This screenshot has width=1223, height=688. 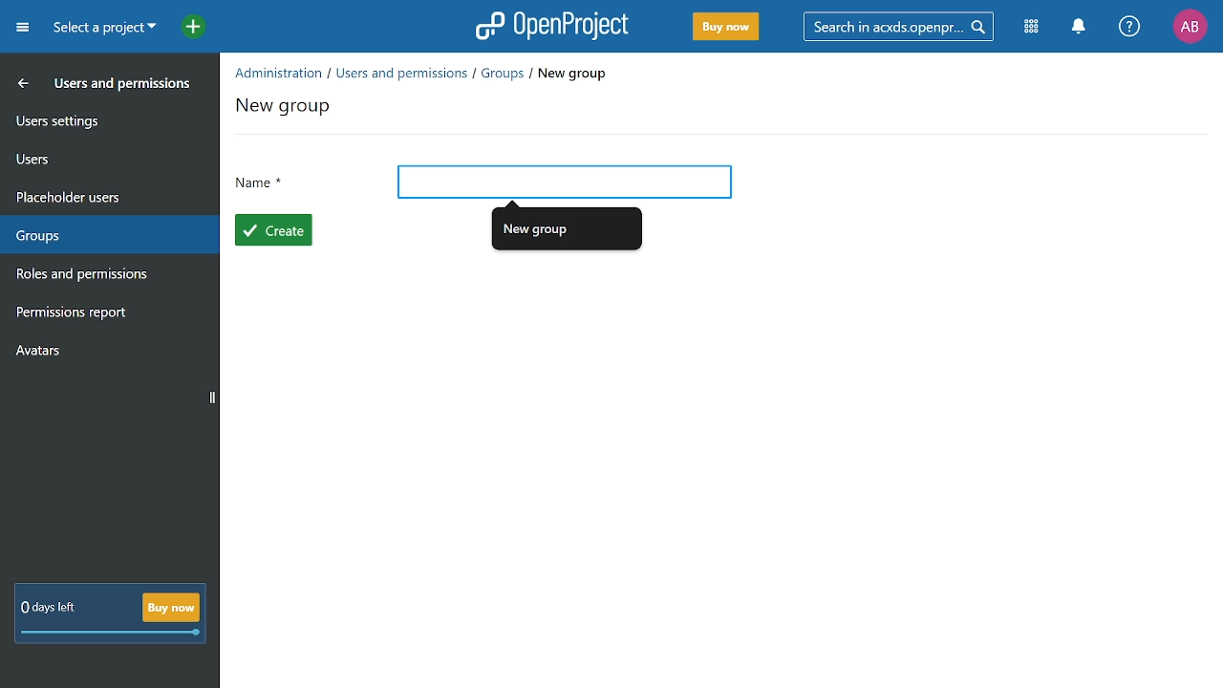 I want to click on Days left in scale, so click(x=112, y=634).